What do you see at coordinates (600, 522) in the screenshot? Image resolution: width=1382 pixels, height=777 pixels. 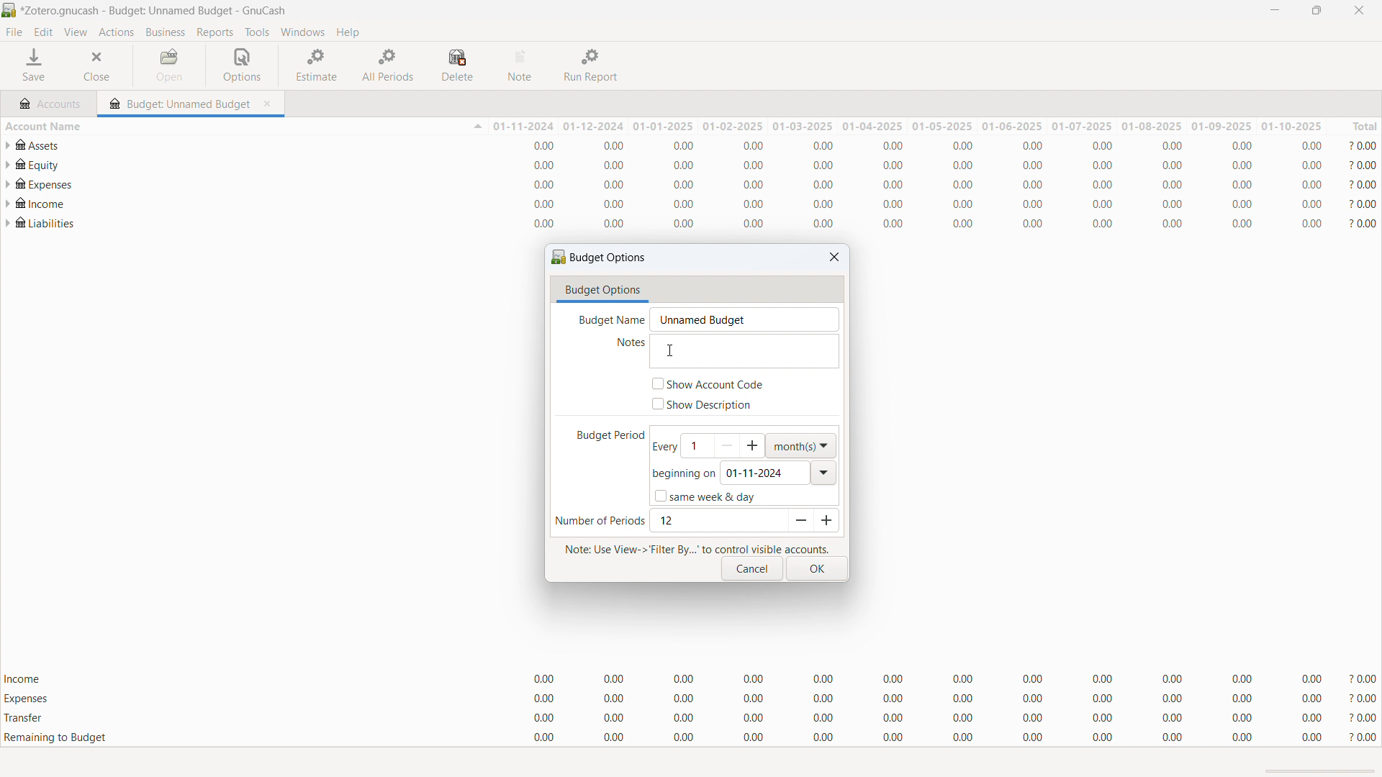 I see `number of periods` at bounding box center [600, 522].